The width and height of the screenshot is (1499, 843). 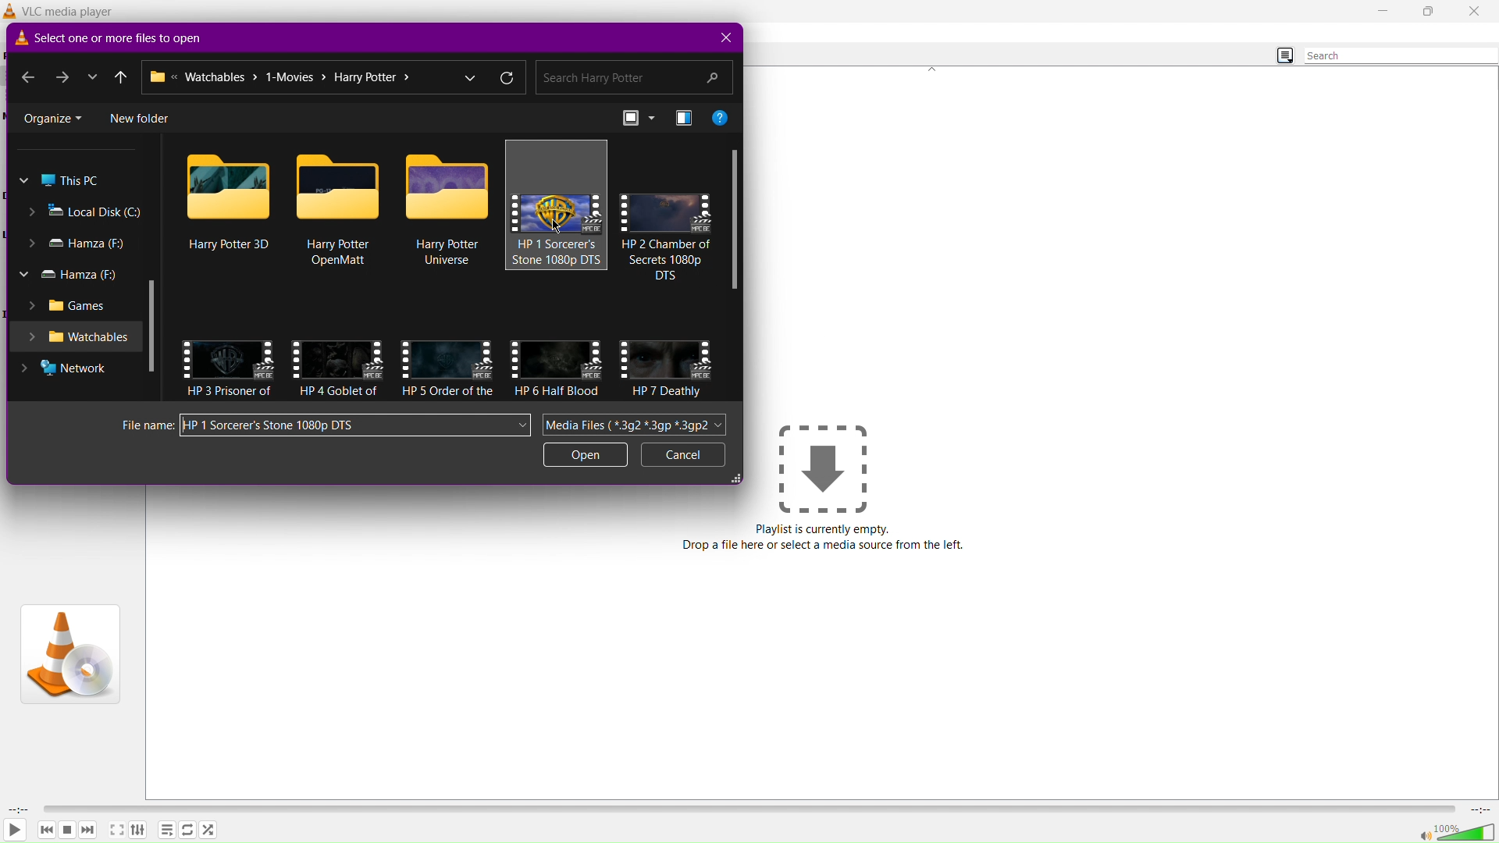 I want to click on video file, so click(x=448, y=188).